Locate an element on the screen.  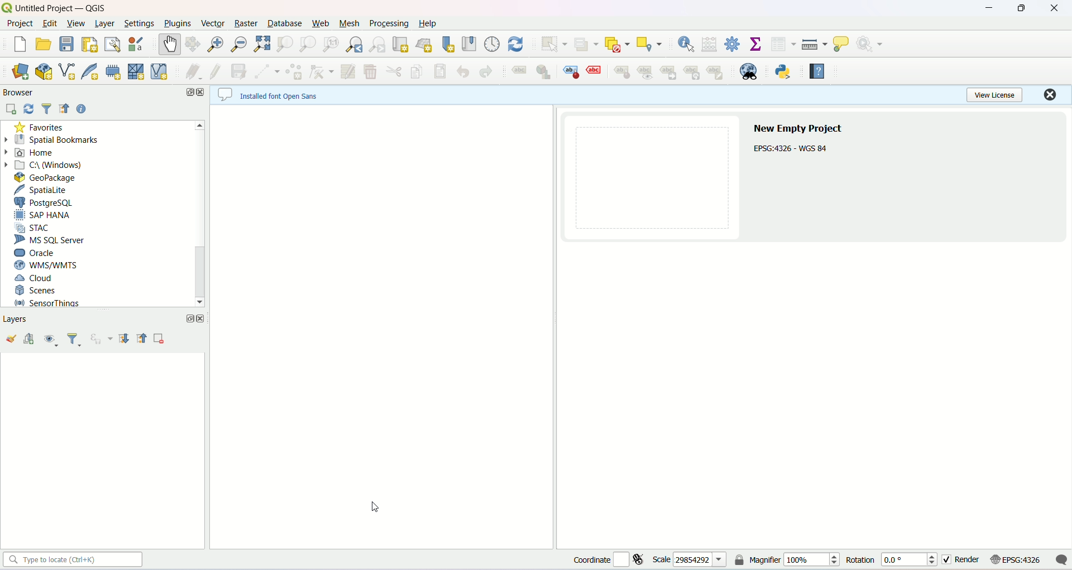
3D map view is located at coordinates (427, 45).